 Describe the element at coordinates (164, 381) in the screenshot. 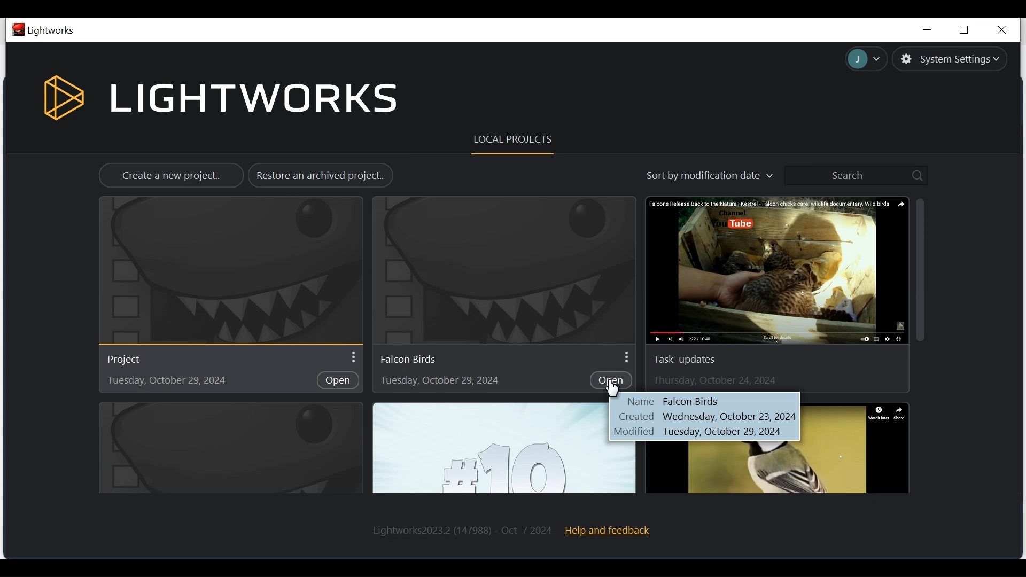

I see `Tuesday` at that location.